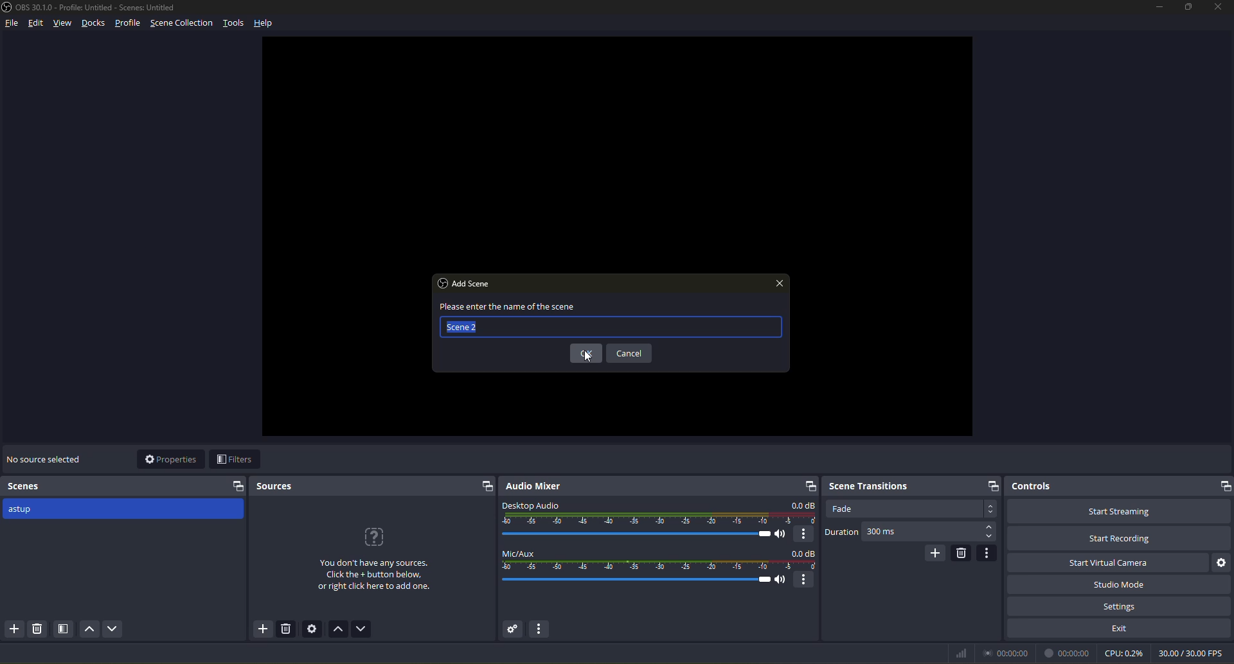 The image size is (1234, 664). I want to click on configure virtual camera, so click(1224, 562).